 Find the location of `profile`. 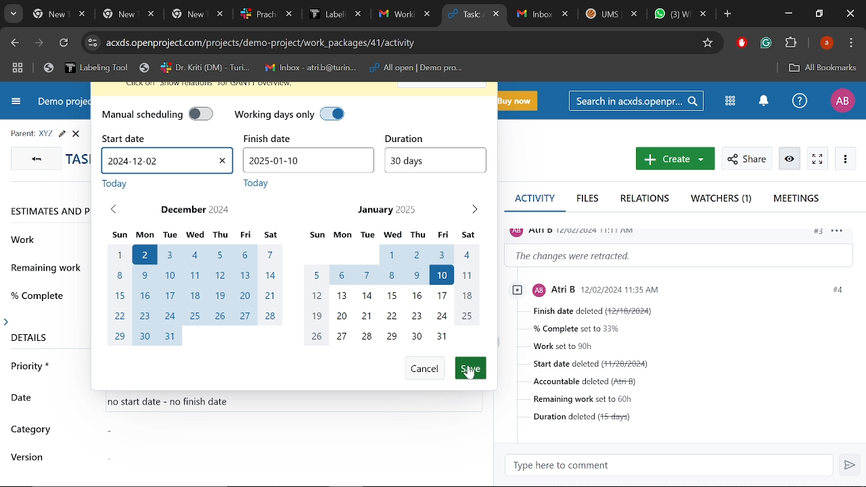

profile is located at coordinates (647, 289).